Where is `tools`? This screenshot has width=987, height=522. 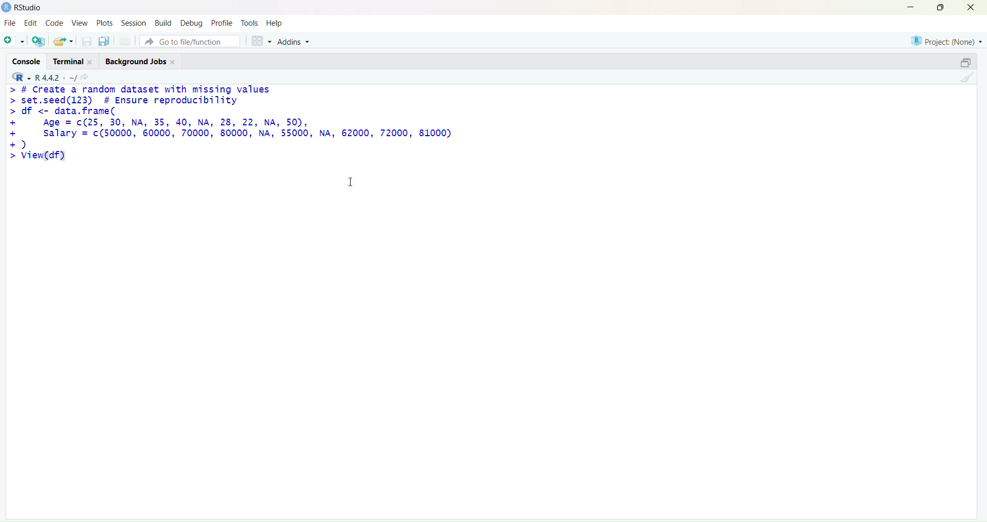
tools is located at coordinates (251, 23).